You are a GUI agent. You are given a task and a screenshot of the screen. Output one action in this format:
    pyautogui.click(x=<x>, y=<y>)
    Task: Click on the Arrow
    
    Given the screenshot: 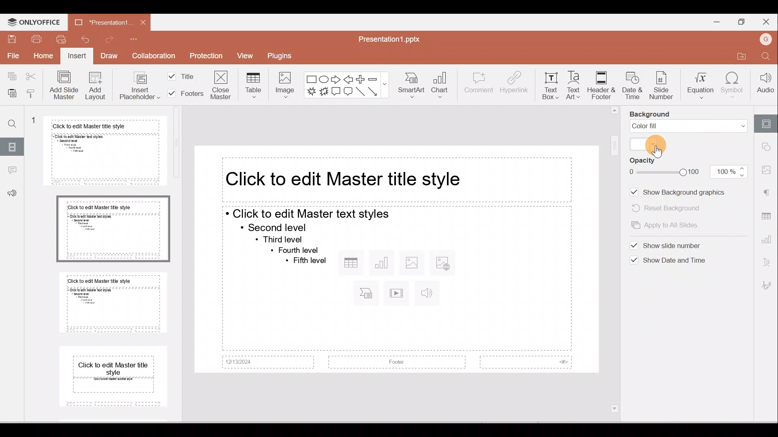 What is the action you would take?
    pyautogui.click(x=374, y=91)
    